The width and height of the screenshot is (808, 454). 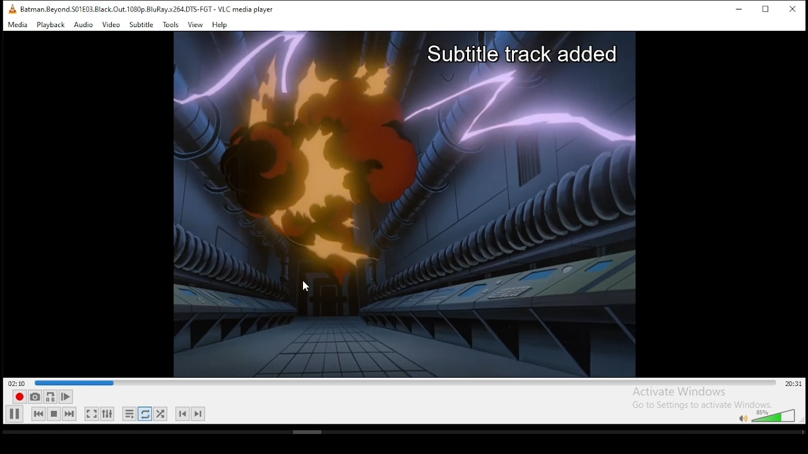 I want to click on take a snapshot, so click(x=35, y=397).